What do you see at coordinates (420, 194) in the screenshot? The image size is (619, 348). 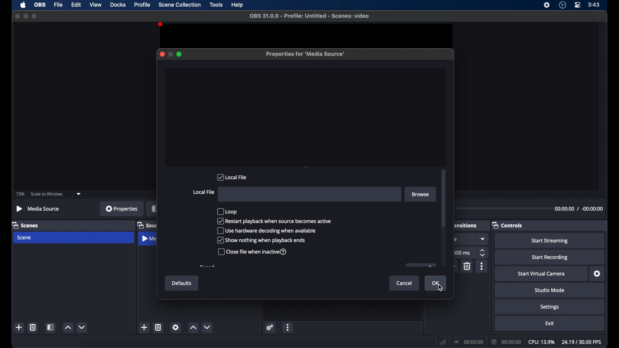 I see `browse` at bounding box center [420, 194].